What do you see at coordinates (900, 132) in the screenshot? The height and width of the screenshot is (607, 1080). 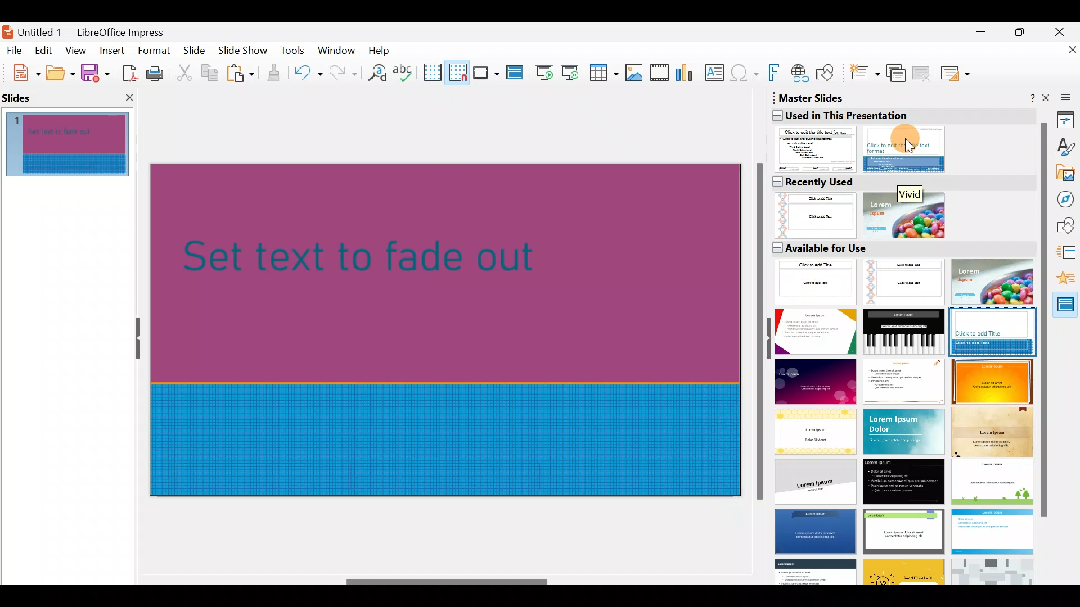 I see `Master slides used in this presentation` at bounding box center [900, 132].